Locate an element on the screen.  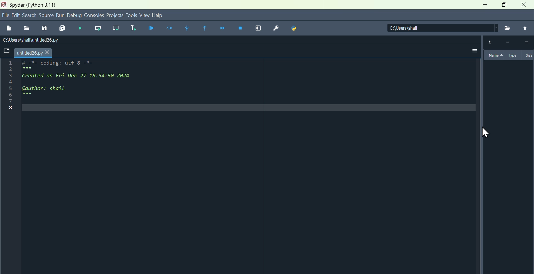
run is located at coordinates (60, 15).